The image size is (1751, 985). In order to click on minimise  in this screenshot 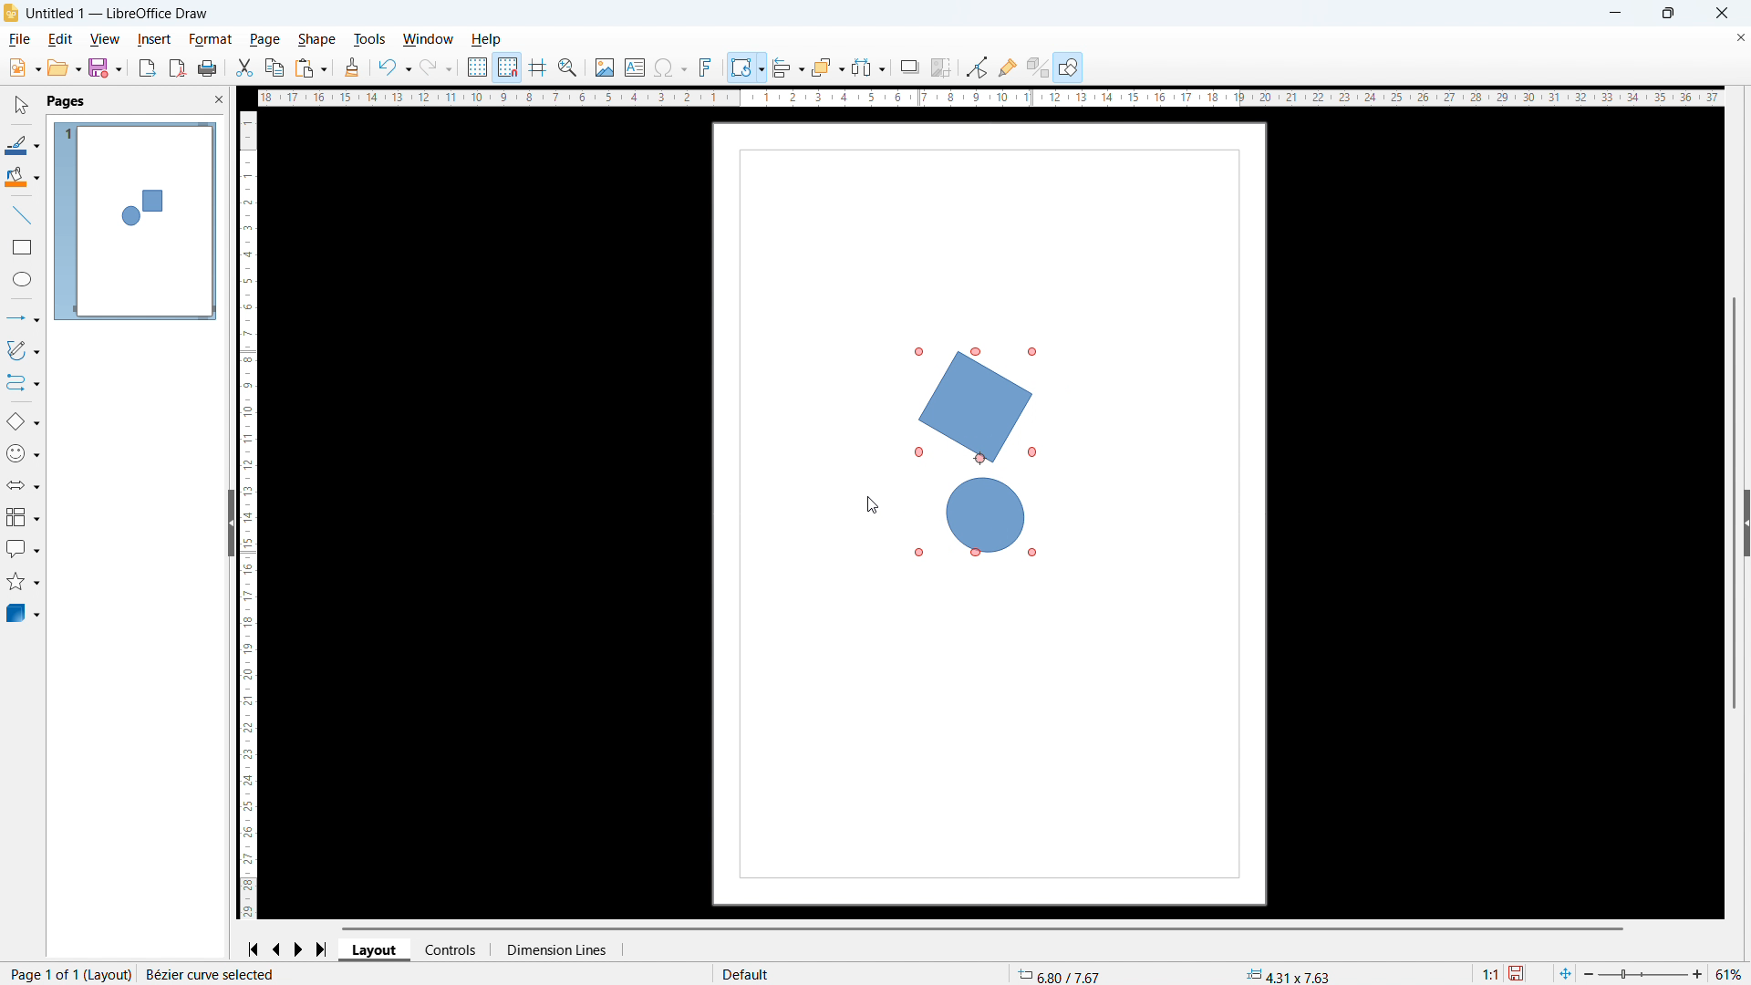, I will do `click(1614, 14)`.